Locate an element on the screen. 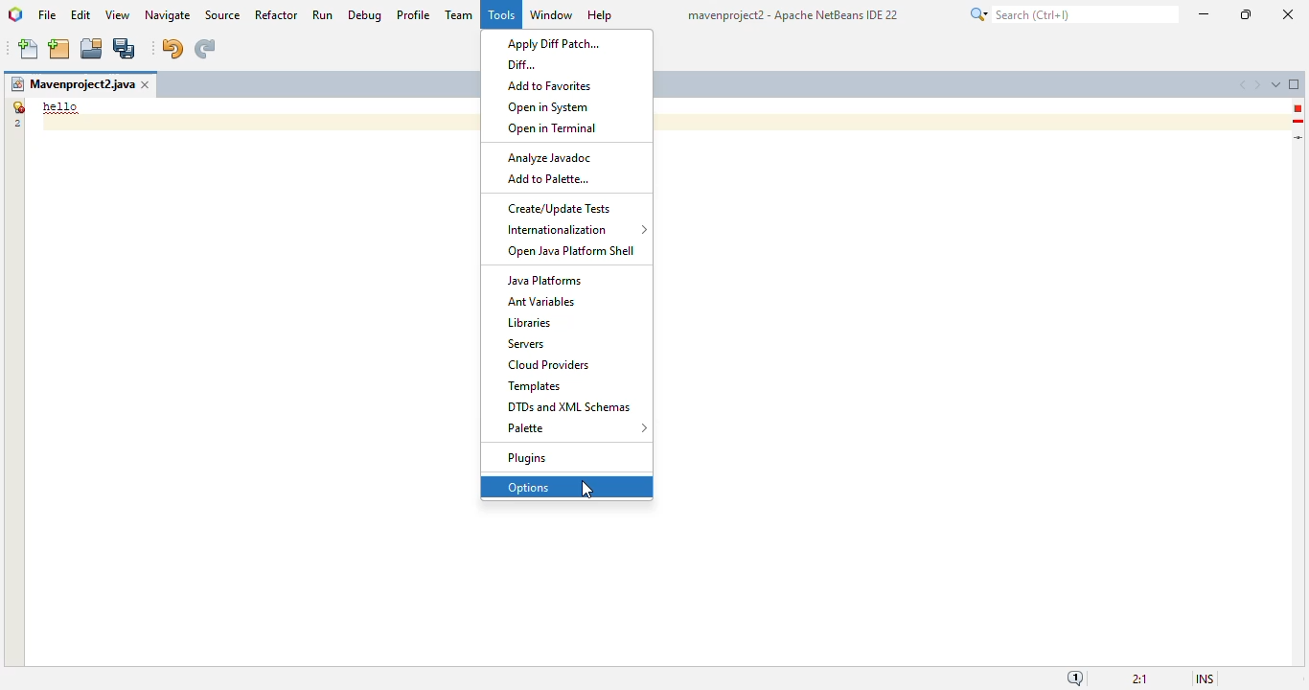 The width and height of the screenshot is (1309, 690). diff is located at coordinates (519, 64).